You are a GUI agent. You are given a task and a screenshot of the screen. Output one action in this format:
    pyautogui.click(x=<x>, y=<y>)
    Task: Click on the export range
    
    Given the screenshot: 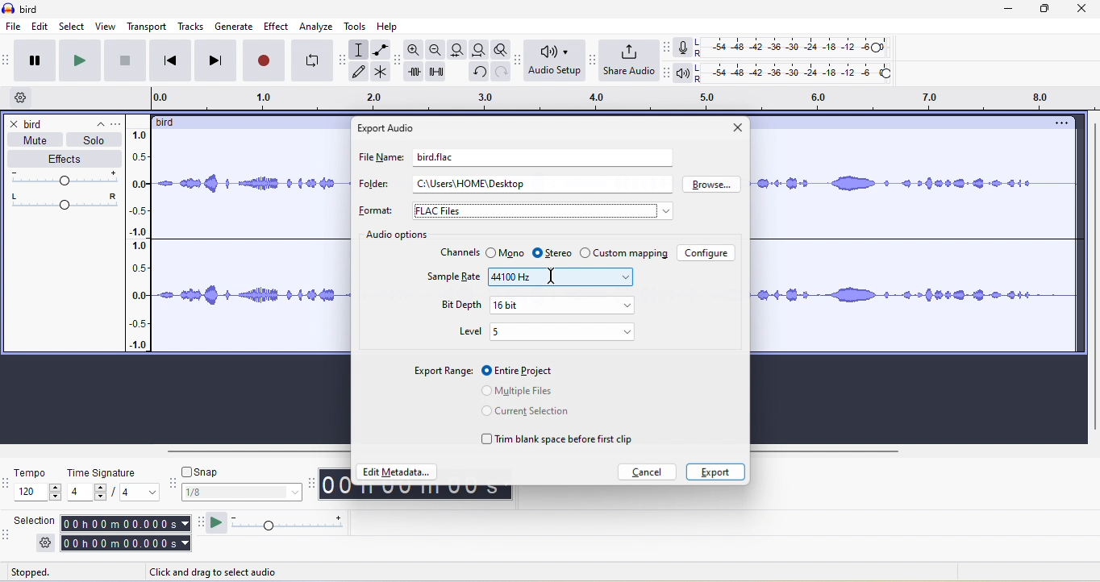 What is the action you would take?
    pyautogui.click(x=443, y=371)
    